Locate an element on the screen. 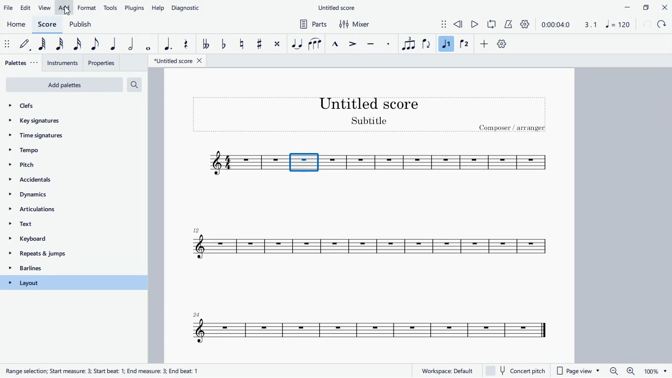  text is located at coordinates (69, 226).